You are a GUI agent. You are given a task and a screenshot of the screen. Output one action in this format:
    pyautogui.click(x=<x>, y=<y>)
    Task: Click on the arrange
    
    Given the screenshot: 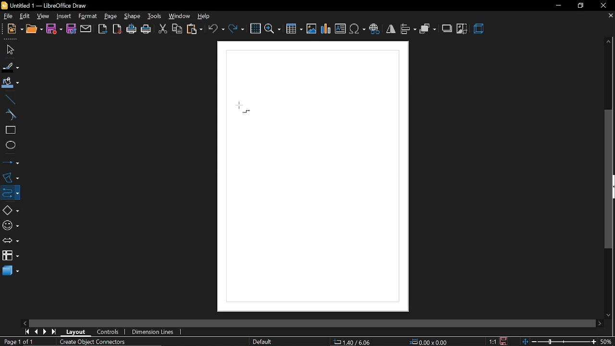 What is the action you would take?
    pyautogui.click(x=428, y=29)
    